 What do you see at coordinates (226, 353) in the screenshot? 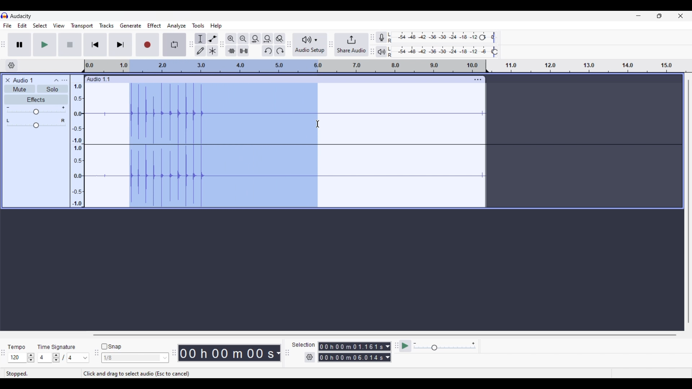
I see `Recorded duration` at bounding box center [226, 353].